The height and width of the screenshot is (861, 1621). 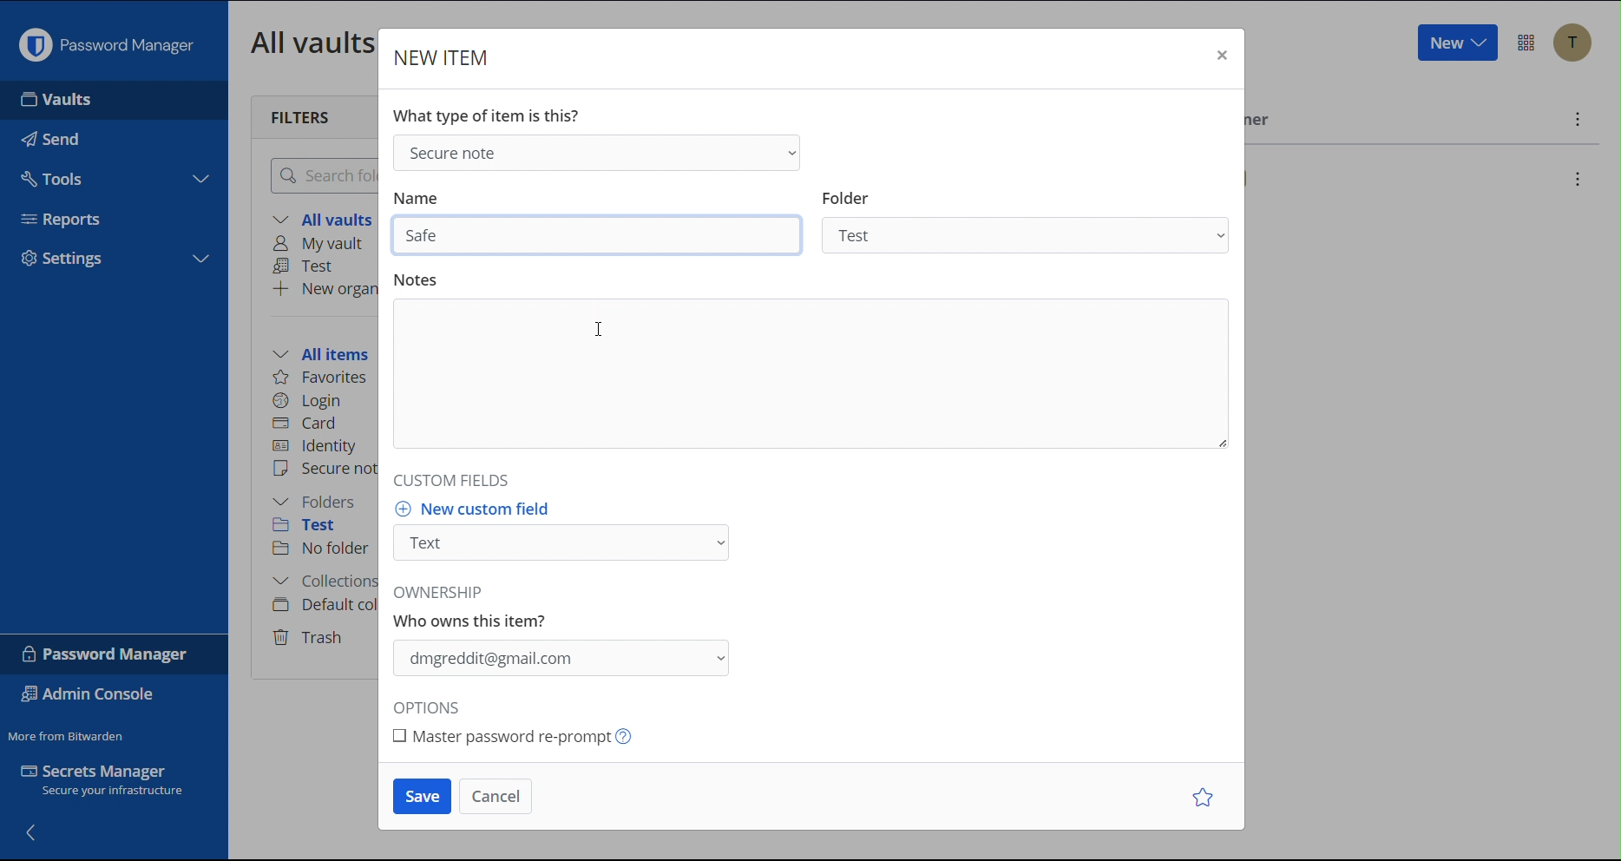 What do you see at coordinates (311, 634) in the screenshot?
I see `Trash` at bounding box center [311, 634].